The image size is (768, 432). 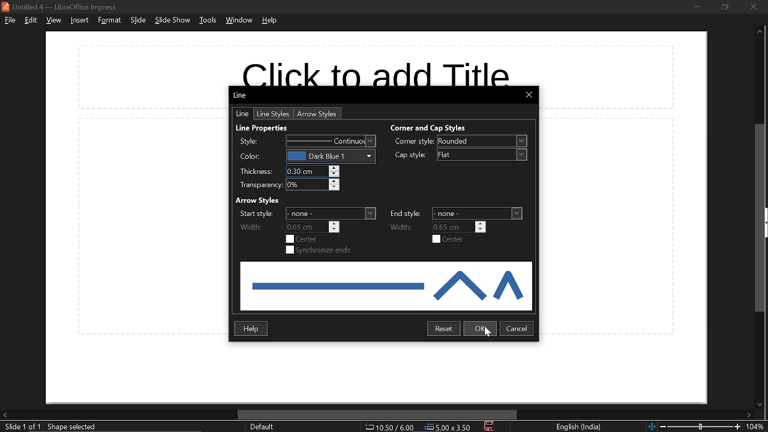 I want to click on start center, so click(x=302, y=239).